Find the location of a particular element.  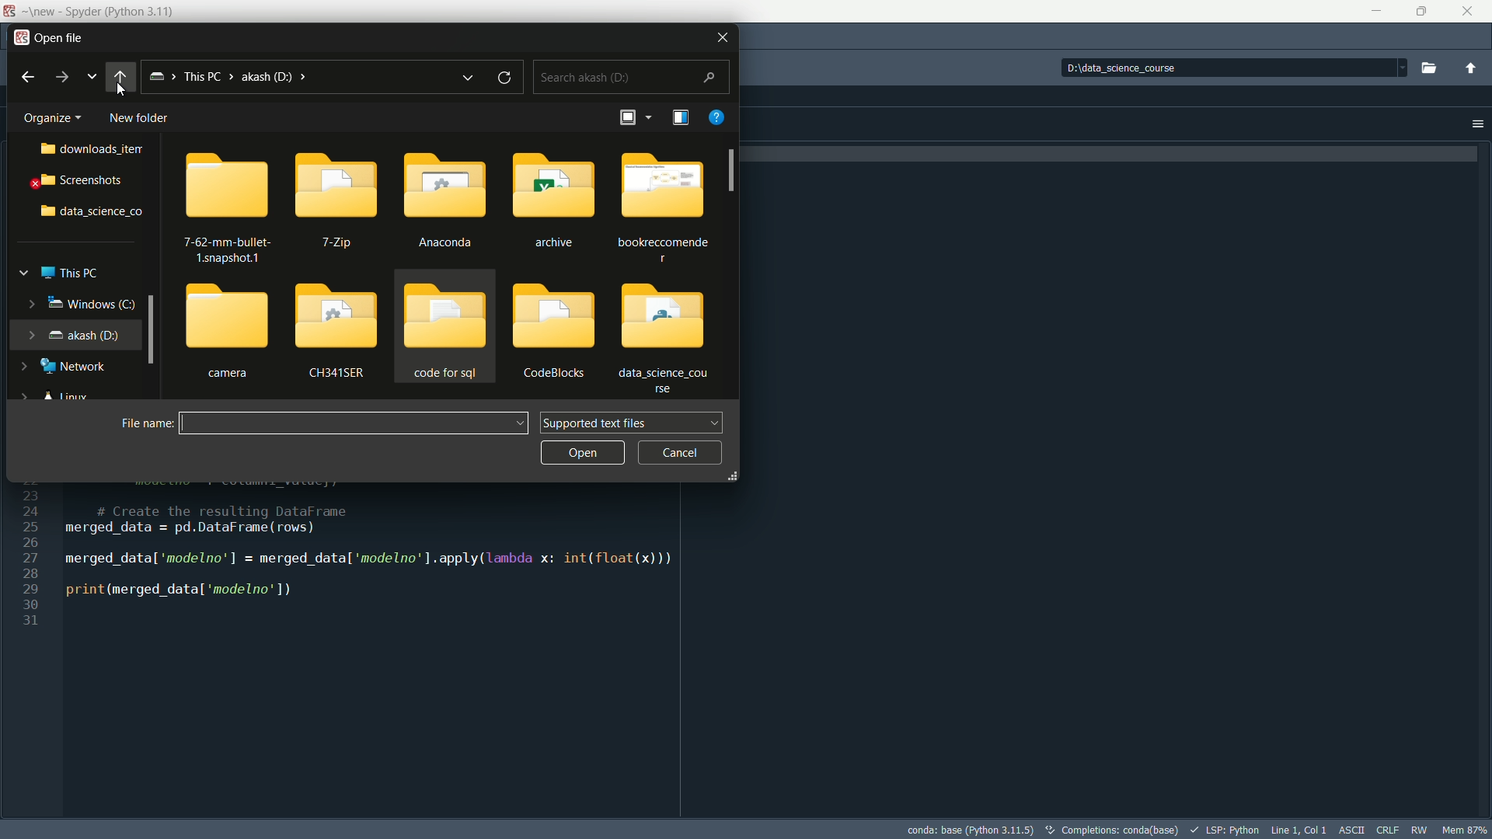

close is located at coordinates (1469, 12).